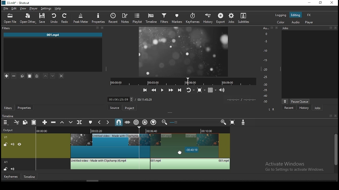  Describe the element at coordinates (200, 89) in the screenshot. I see `toggle zoom` at that location.